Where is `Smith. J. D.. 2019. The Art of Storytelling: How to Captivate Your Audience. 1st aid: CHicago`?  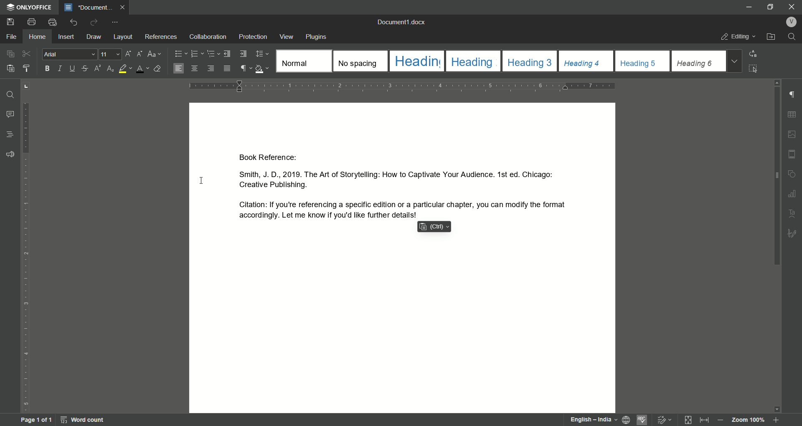 Smith. J. D.. 2019. The Art of Storytelling: How to Captivate Your Audience. 1st aid: CHicago is located at coordinates (393, 173).